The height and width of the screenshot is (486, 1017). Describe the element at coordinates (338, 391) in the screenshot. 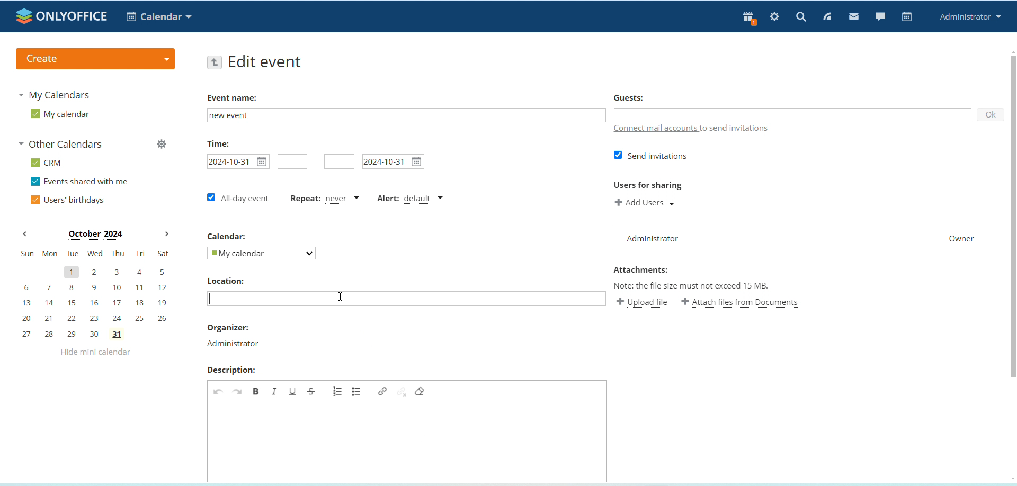

I see `add/remove numbered list` at that location.